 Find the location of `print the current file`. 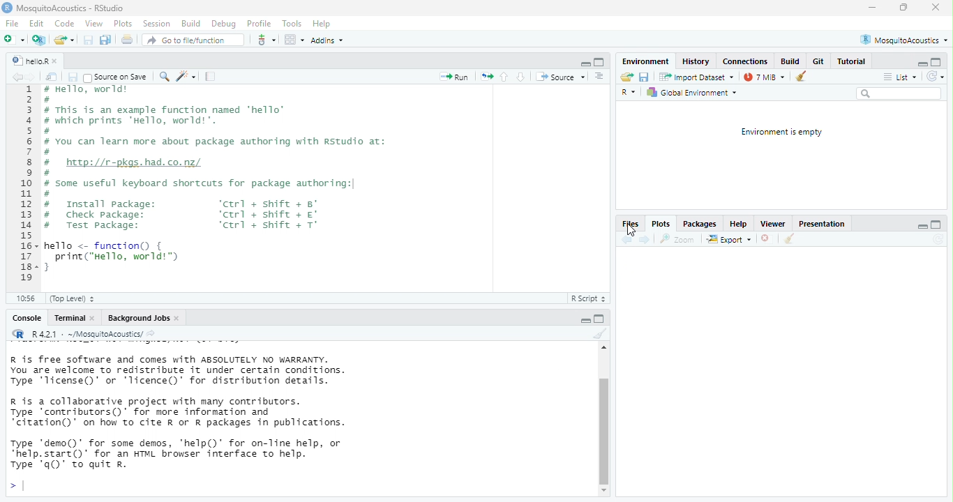

print the current file is located at coordinates (128, 40).